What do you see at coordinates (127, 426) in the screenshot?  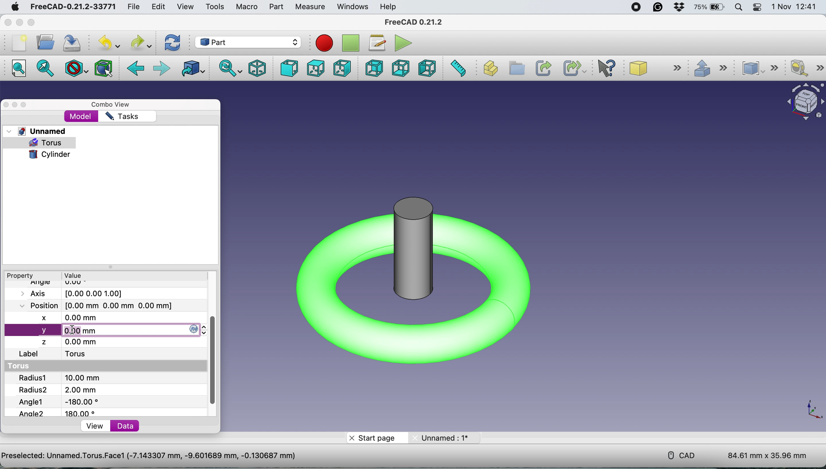 I see `data` at bounding box center [127, 426].